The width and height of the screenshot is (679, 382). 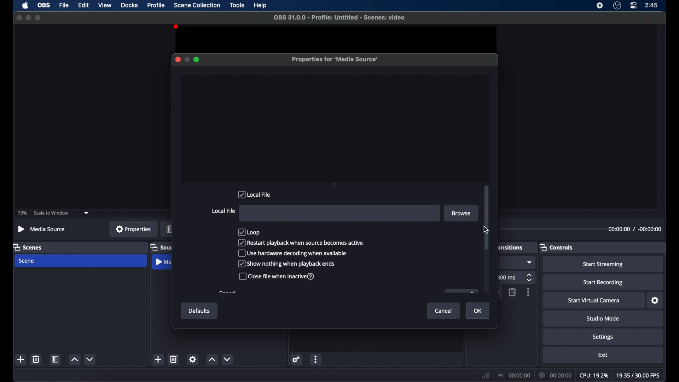 What do you see at coordinates (38, 18) in the screenshot?
I see `maximize` at bounding box center [38, 18].